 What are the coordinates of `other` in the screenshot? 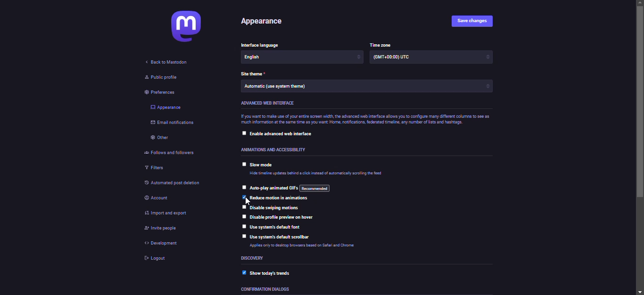 It's located at (161, 138).